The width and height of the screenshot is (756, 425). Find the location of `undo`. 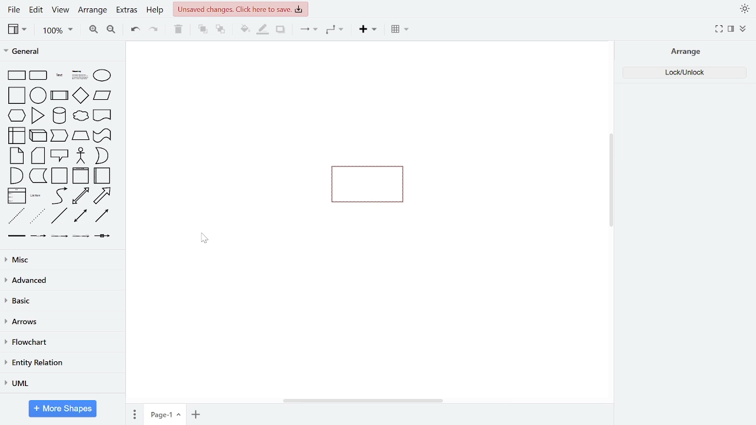

undo is located at coordinates (133, 30).